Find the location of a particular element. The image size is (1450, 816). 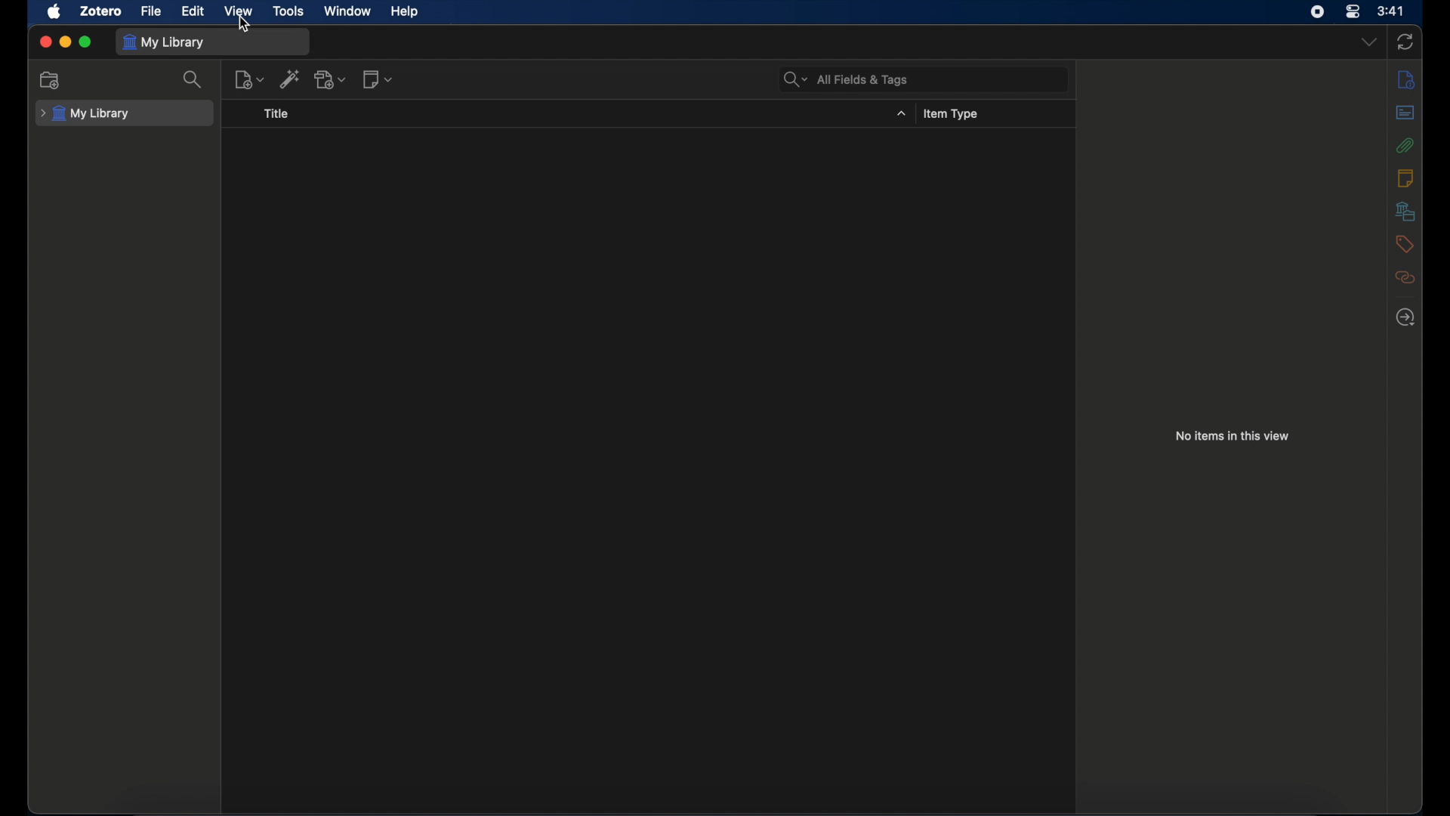

sync is located at coordinates (1405, 42).